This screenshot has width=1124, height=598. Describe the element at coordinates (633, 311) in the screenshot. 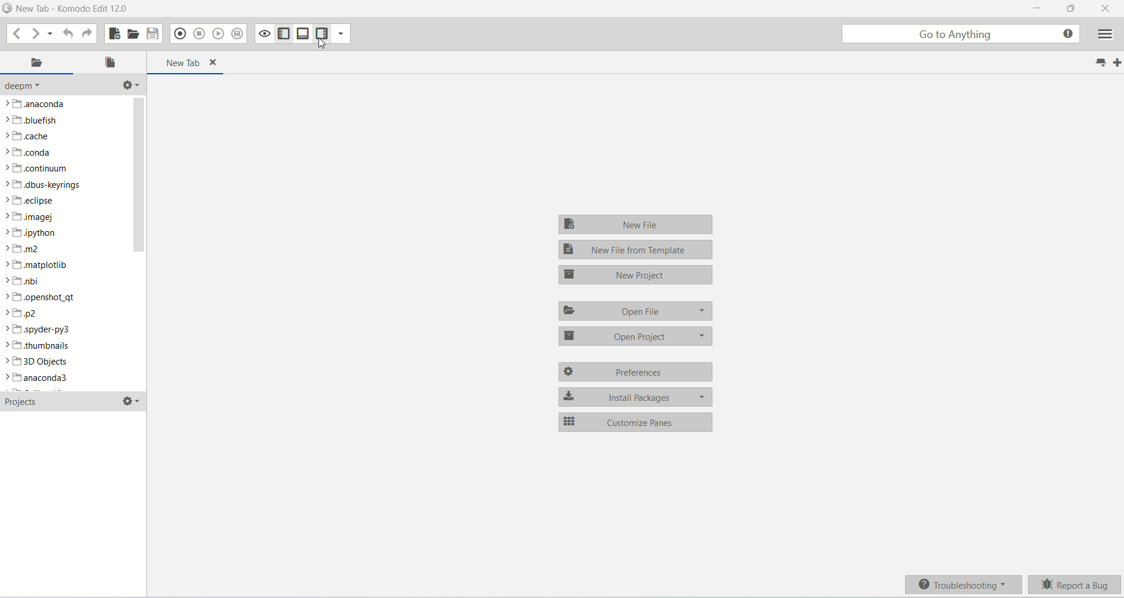

I see `open file` at that location.